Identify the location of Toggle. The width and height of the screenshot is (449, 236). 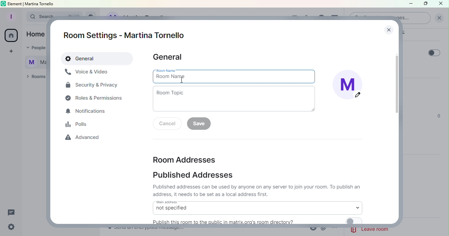
(434, 53).